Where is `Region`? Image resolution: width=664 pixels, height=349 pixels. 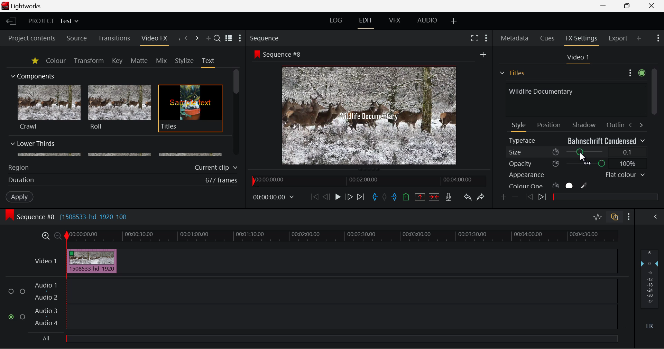
Region is located at coordinates (18, 168).